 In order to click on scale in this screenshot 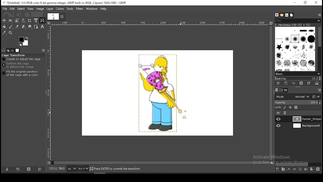, I will do `click(49, 94)`.